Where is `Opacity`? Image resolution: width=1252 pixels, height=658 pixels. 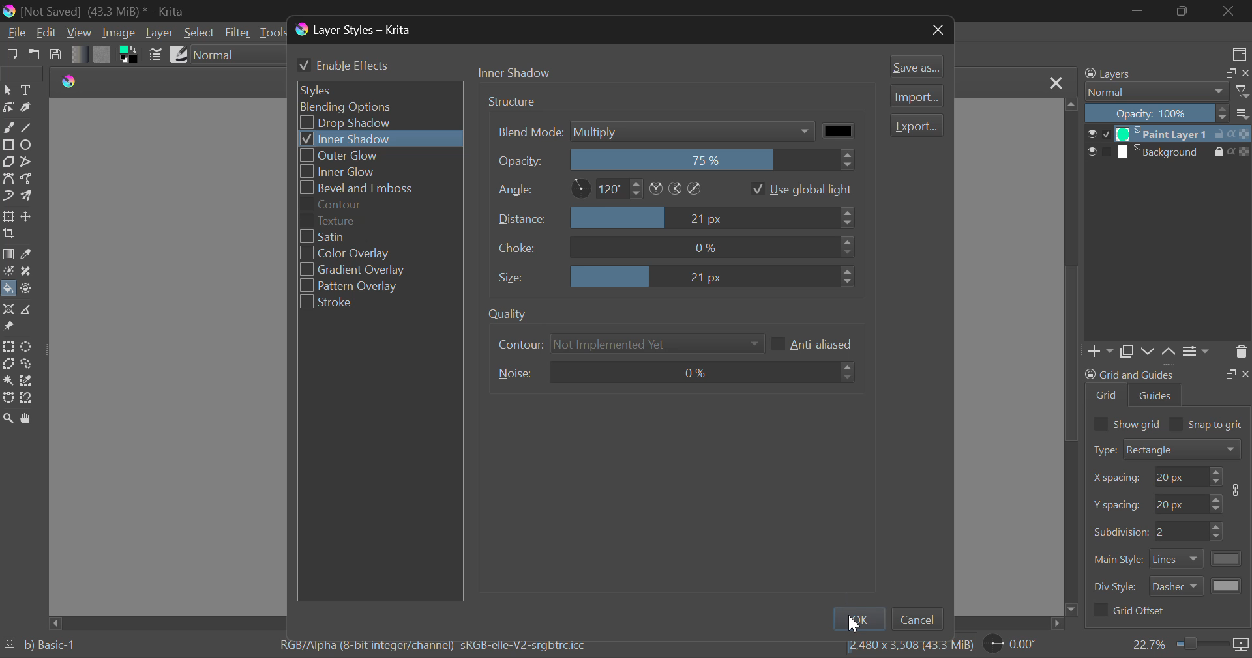
Opacity is located at coordinates (676, 160).